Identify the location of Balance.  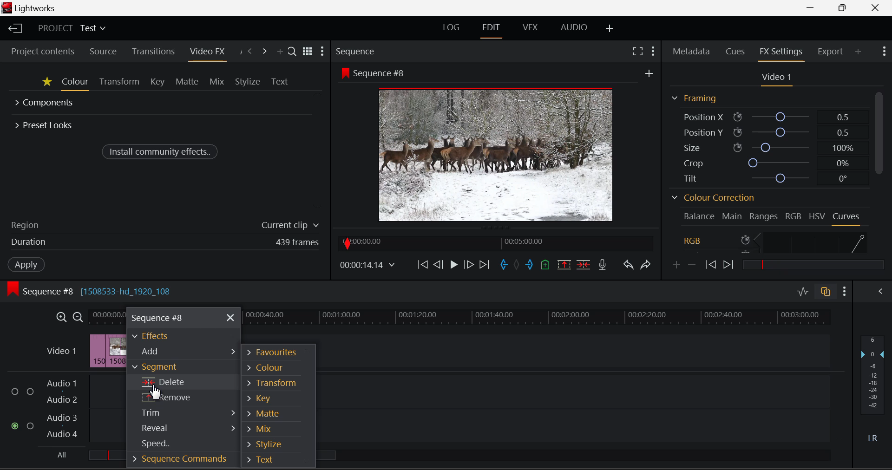
(699, 216).